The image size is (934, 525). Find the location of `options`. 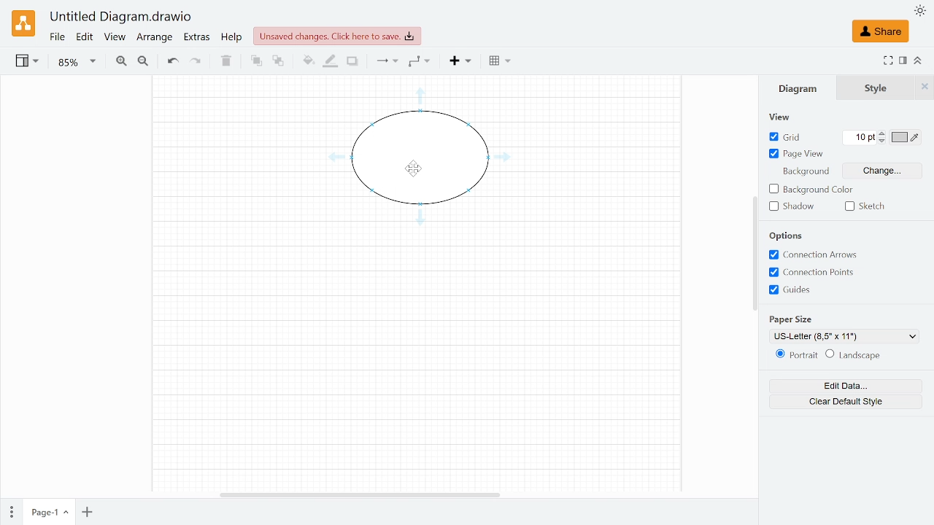

options is located at coordinates (787, 236).